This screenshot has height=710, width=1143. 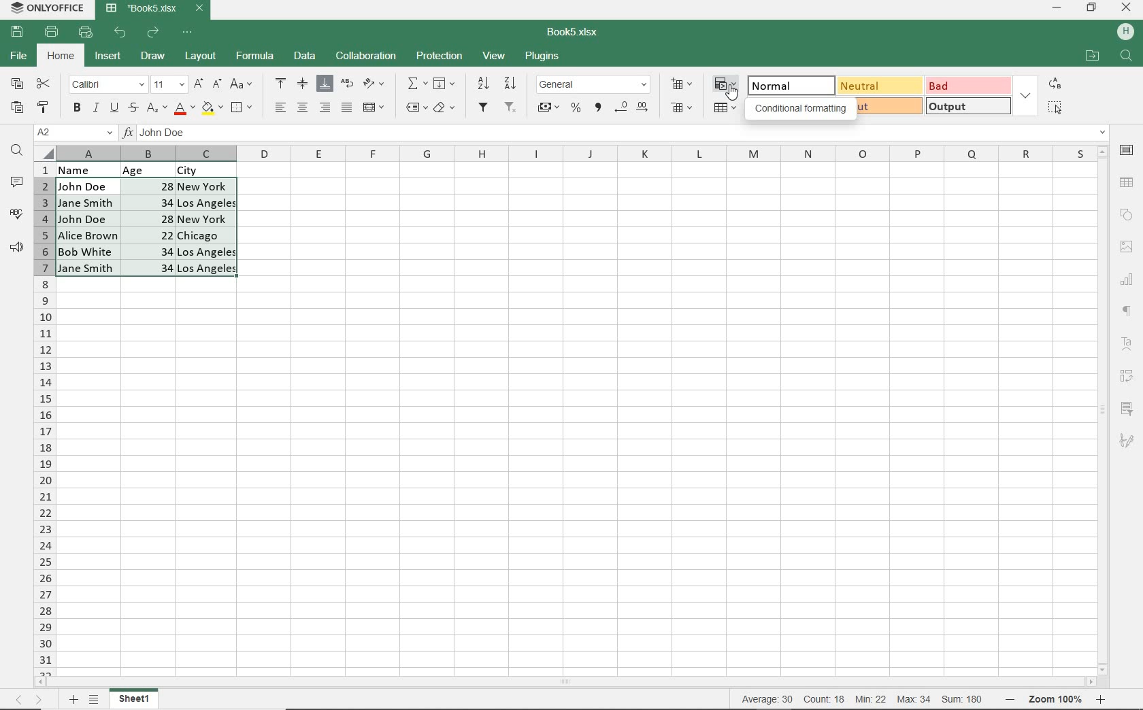 I want to click on Add sheets, so click(x=71, y=699).